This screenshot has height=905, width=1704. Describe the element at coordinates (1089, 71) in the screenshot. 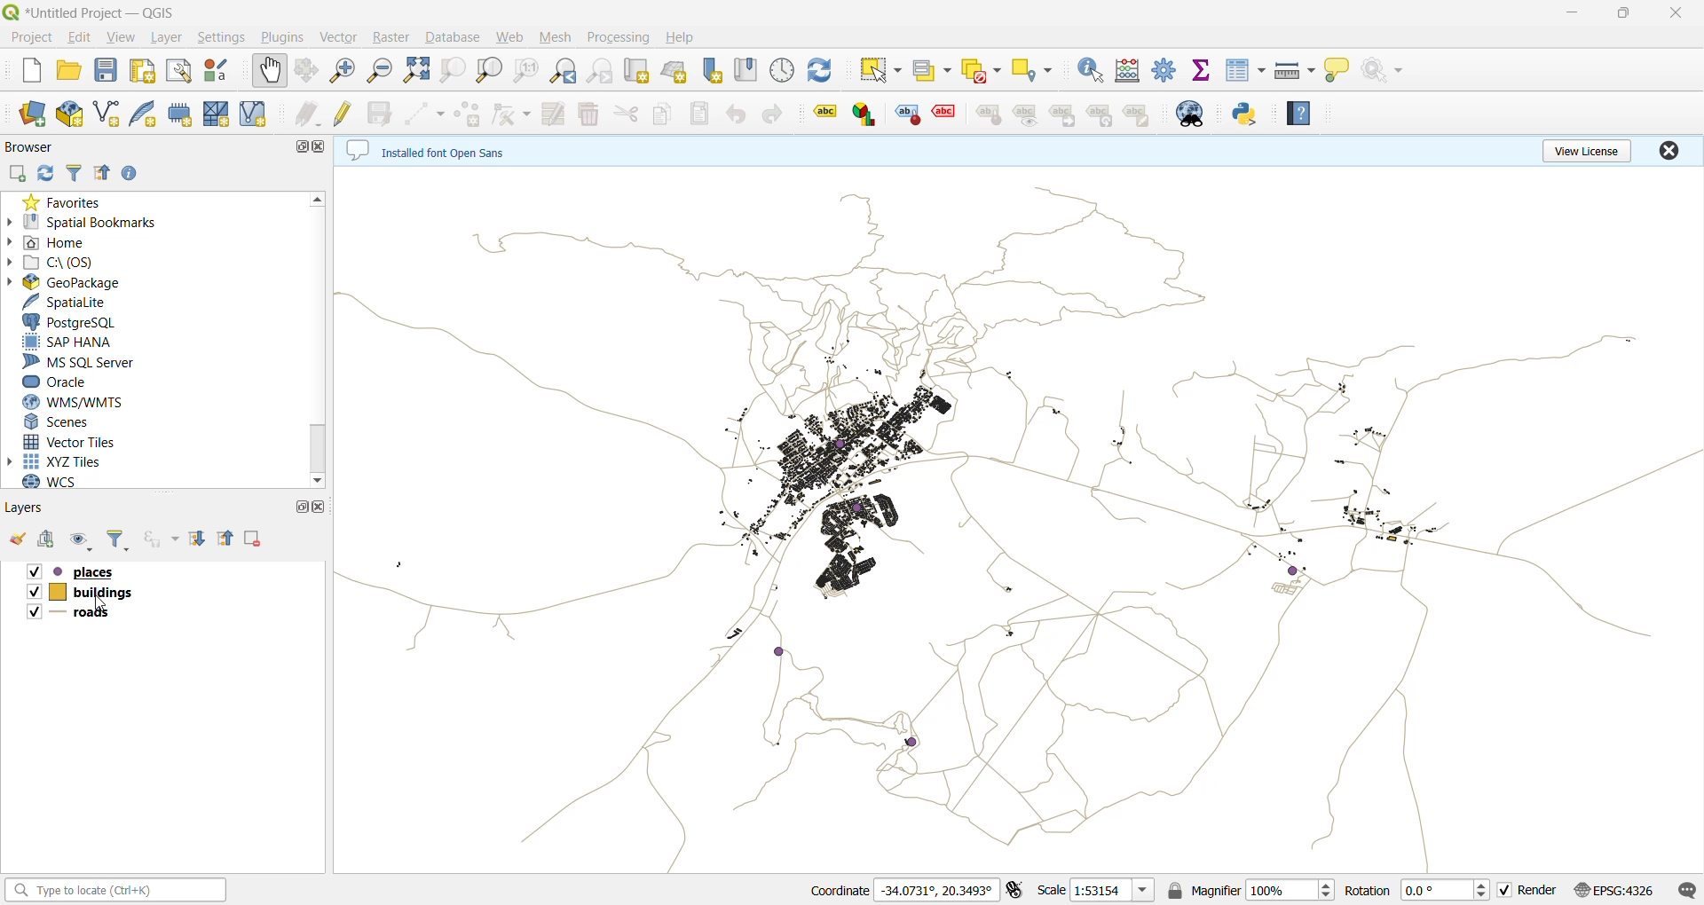

I see `identify features` at that location.